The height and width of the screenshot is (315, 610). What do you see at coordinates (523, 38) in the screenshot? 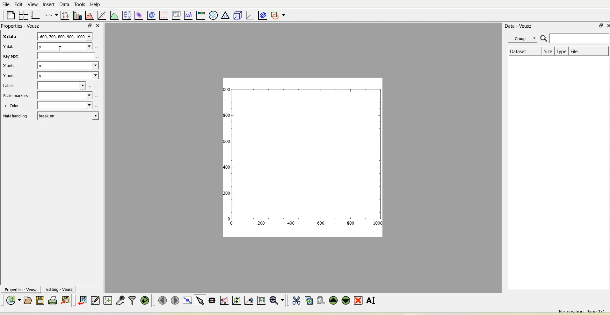
I see `Group` at bounding box center [523, 38].